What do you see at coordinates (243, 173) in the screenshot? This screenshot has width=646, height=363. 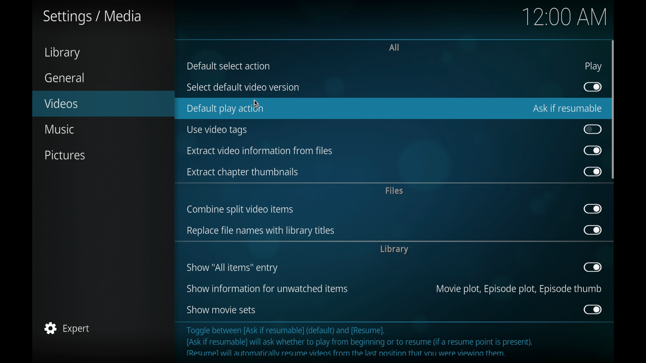 I see `extract chapter thumbnails` at bounding box center [243, 173].